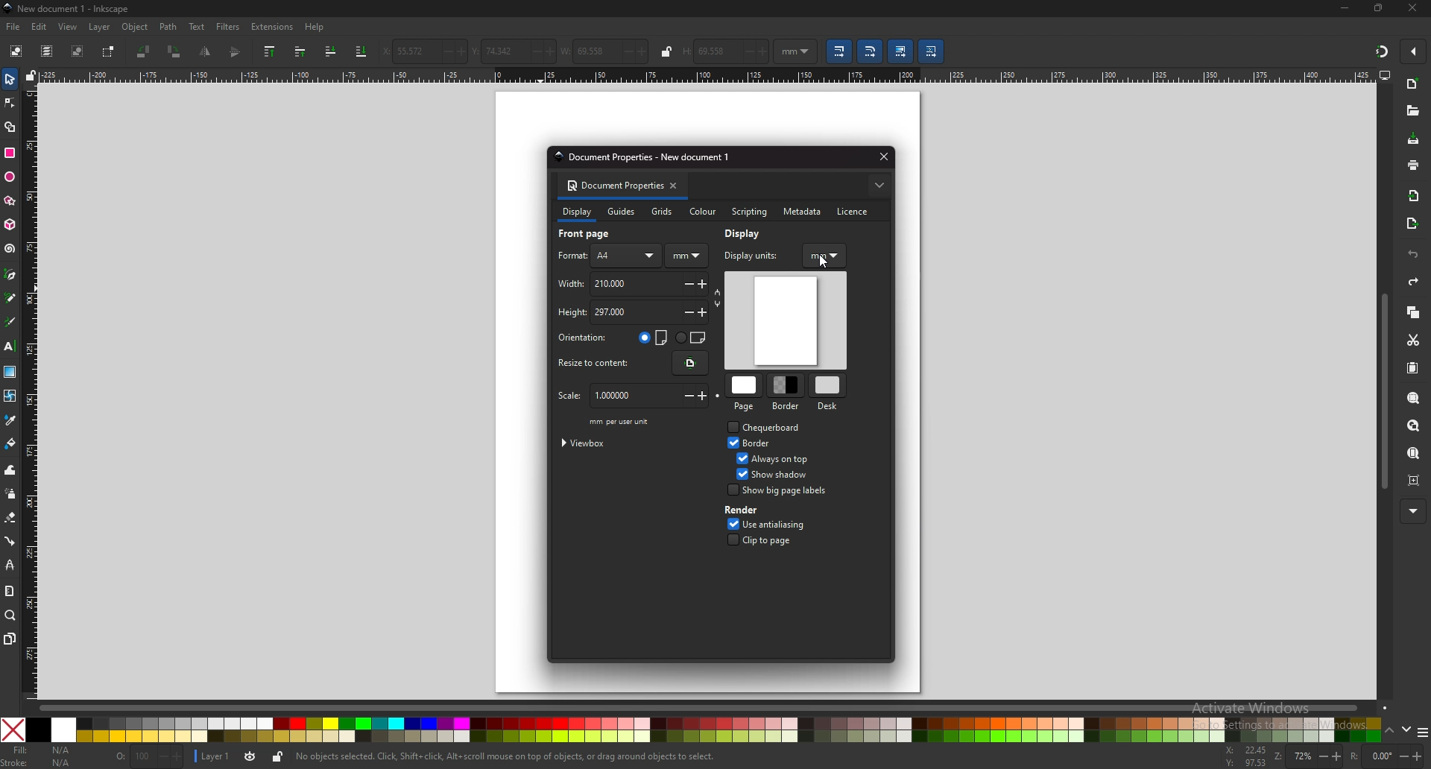  Describe the element at coordinates (10, 298) in the screenshot. I see `pencil` at that location.